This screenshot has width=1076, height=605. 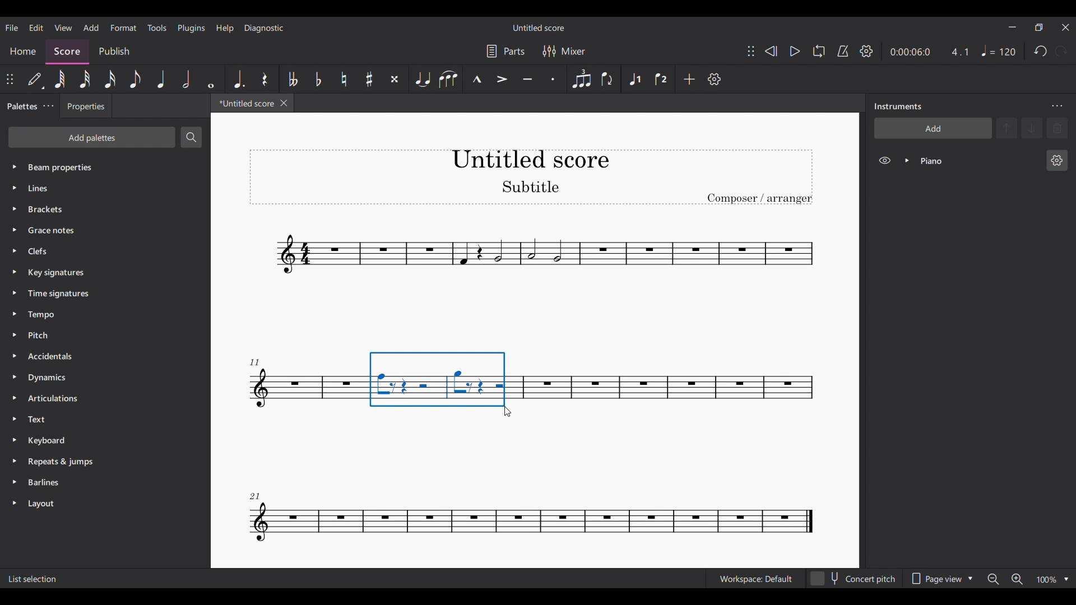 What do you see at coordinates (104, 228) in the screenshot?
I see `Grace notes` at bounding box center [104, 228].